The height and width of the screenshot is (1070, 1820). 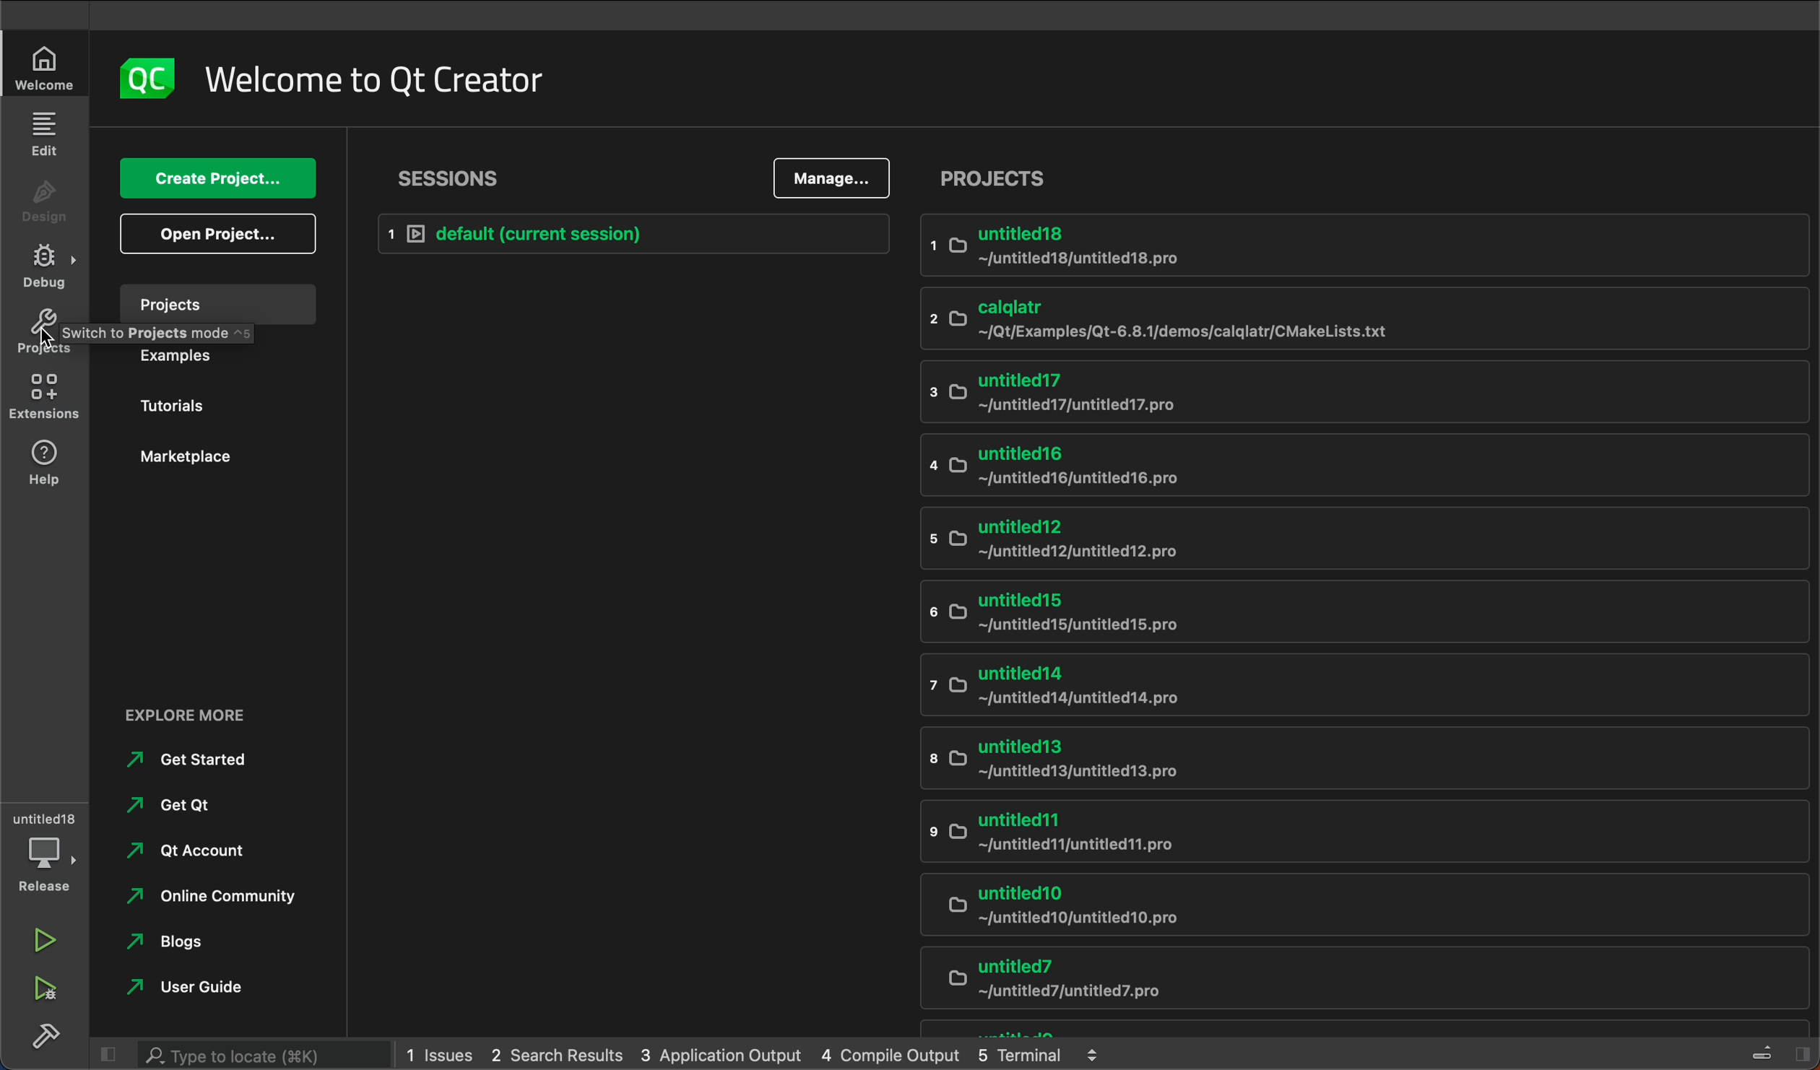 I want to click on untitled13, so click(x=1340, y=758).